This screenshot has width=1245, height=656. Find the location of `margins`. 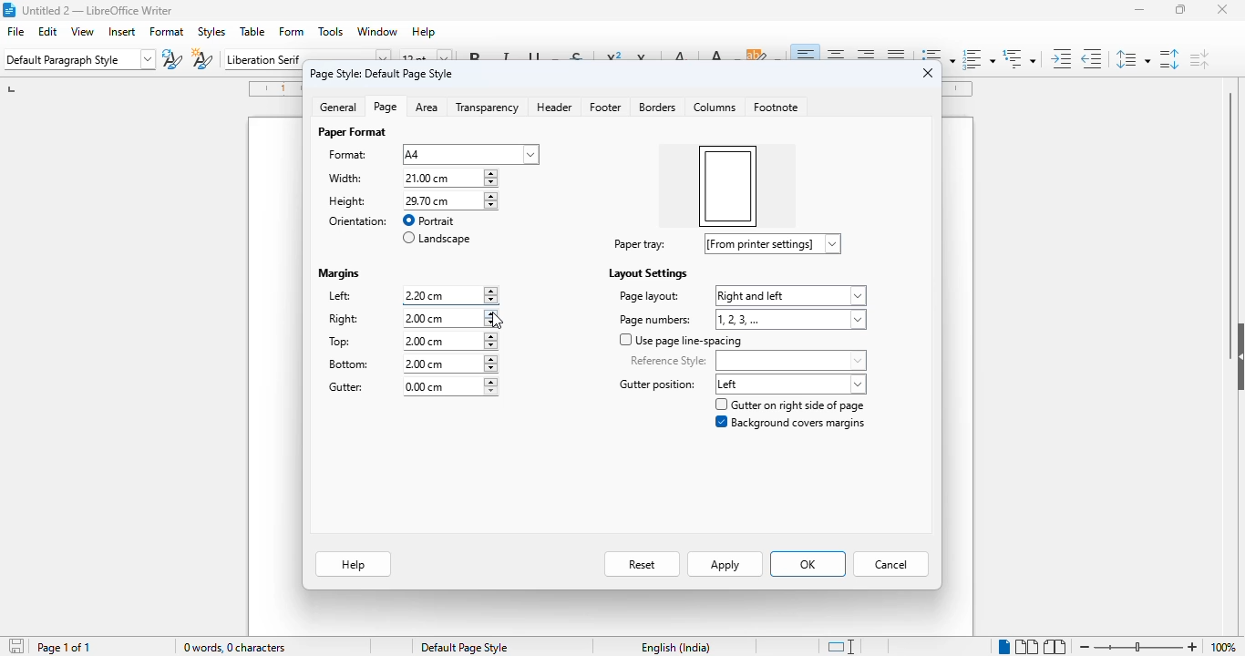

margins is located at coordinates (338, 273).